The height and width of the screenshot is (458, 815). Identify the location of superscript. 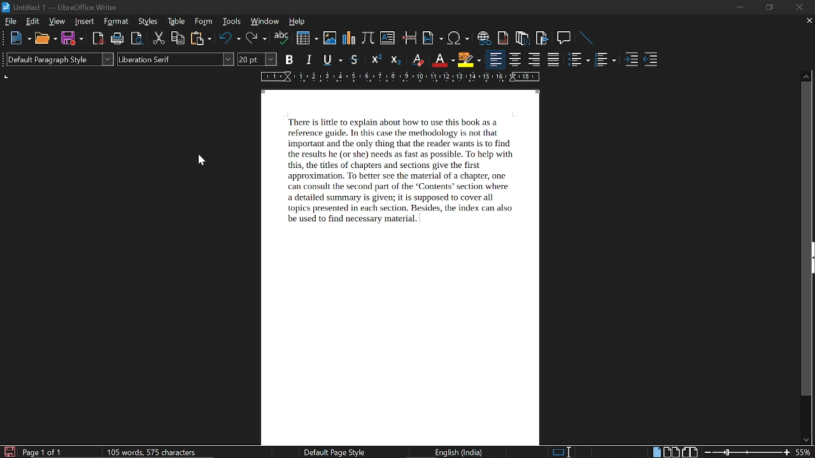
(376, 60).